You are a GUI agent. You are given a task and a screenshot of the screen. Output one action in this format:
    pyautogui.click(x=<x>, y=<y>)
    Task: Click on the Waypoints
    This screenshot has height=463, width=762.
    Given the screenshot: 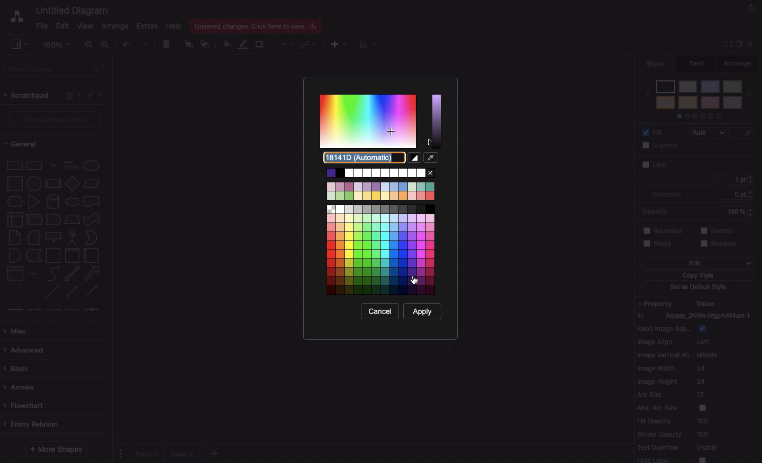 What is the action you would take?
    pyautogui.click(x=310, y=45)
    